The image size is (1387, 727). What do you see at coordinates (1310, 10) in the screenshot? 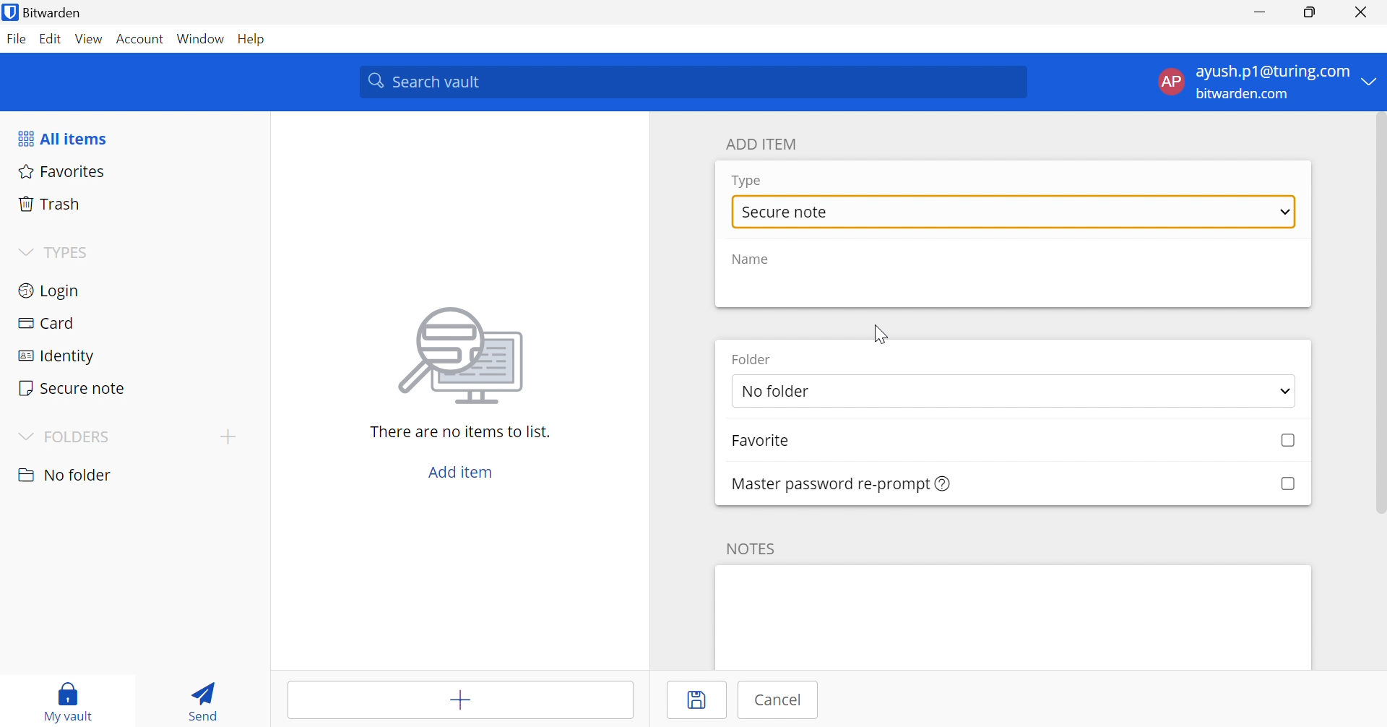
I see `Restore Down` at bounding box center [1310, 10].